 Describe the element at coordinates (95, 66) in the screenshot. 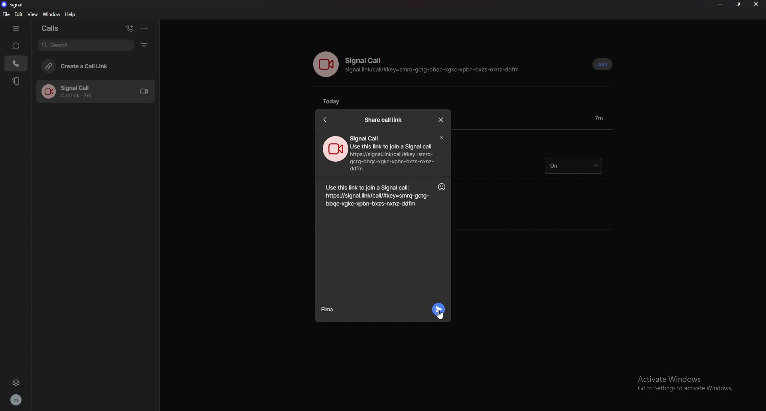

I see `create a call link` at that location.